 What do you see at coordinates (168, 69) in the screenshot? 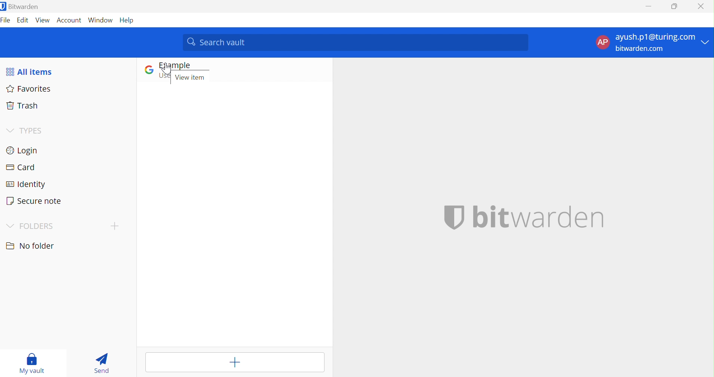
I see `CURSOR` at bounding box center [168, 69].